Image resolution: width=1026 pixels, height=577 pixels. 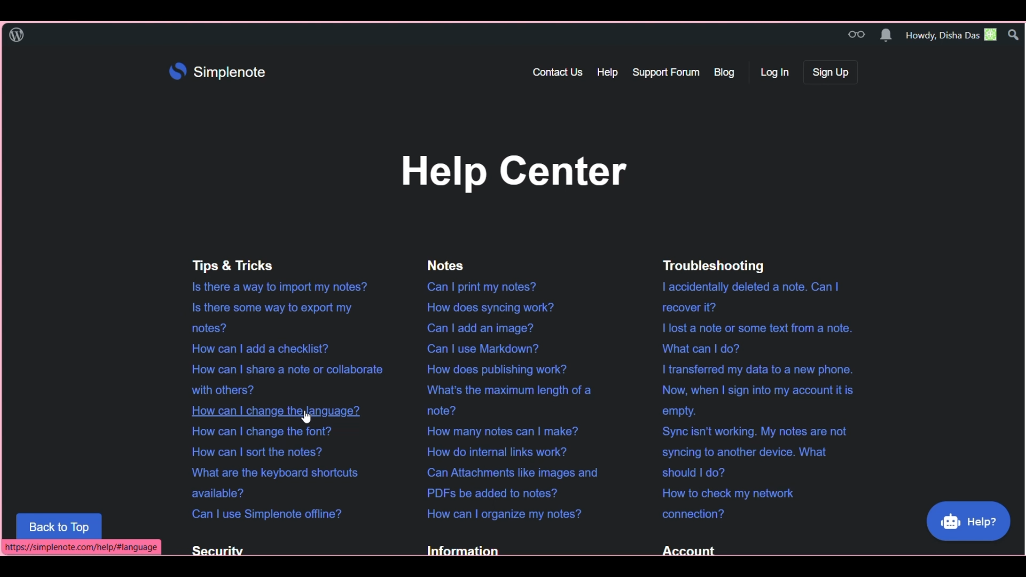 What do you see at coordinates (59, 525) in the screenshot?
I see `back to top` at bounding box center [59, 525].